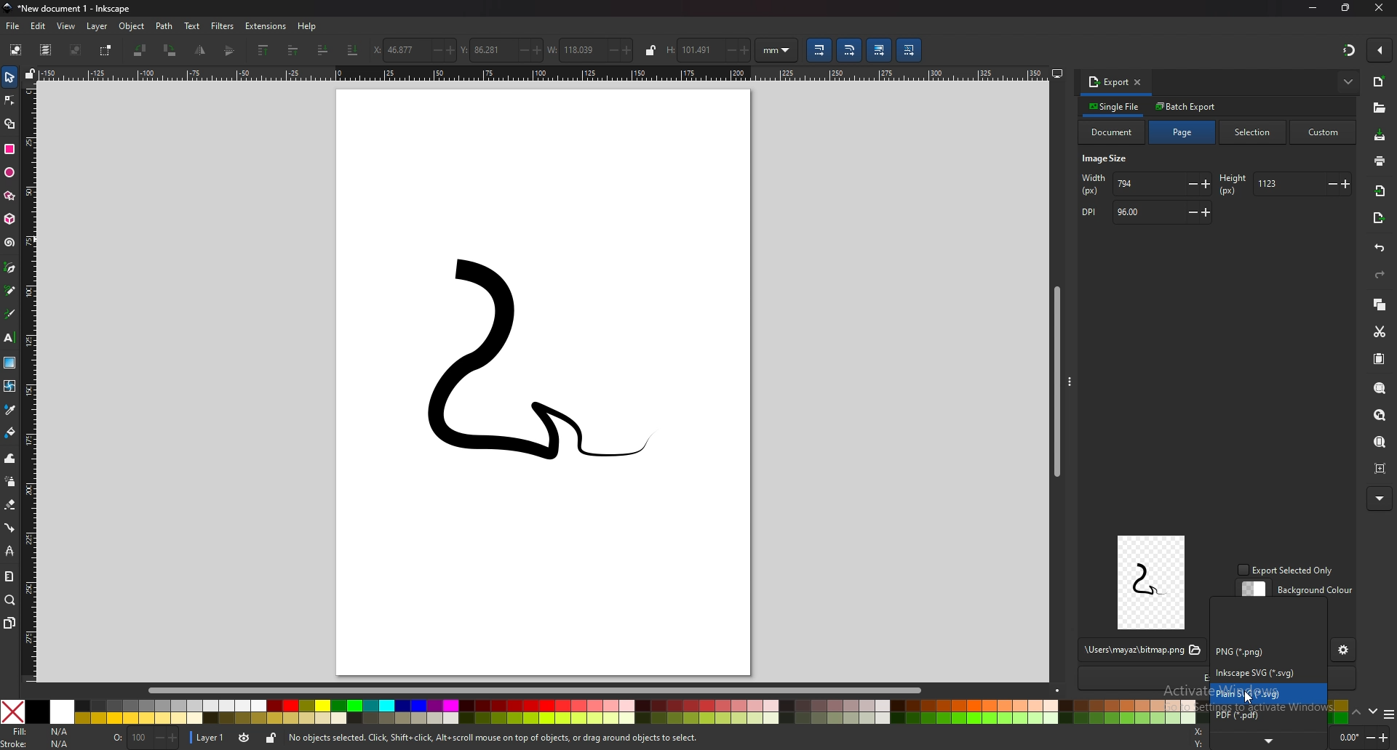 This screenshot has width=1397, height=750. I want to click on layer, so click(210, 736).